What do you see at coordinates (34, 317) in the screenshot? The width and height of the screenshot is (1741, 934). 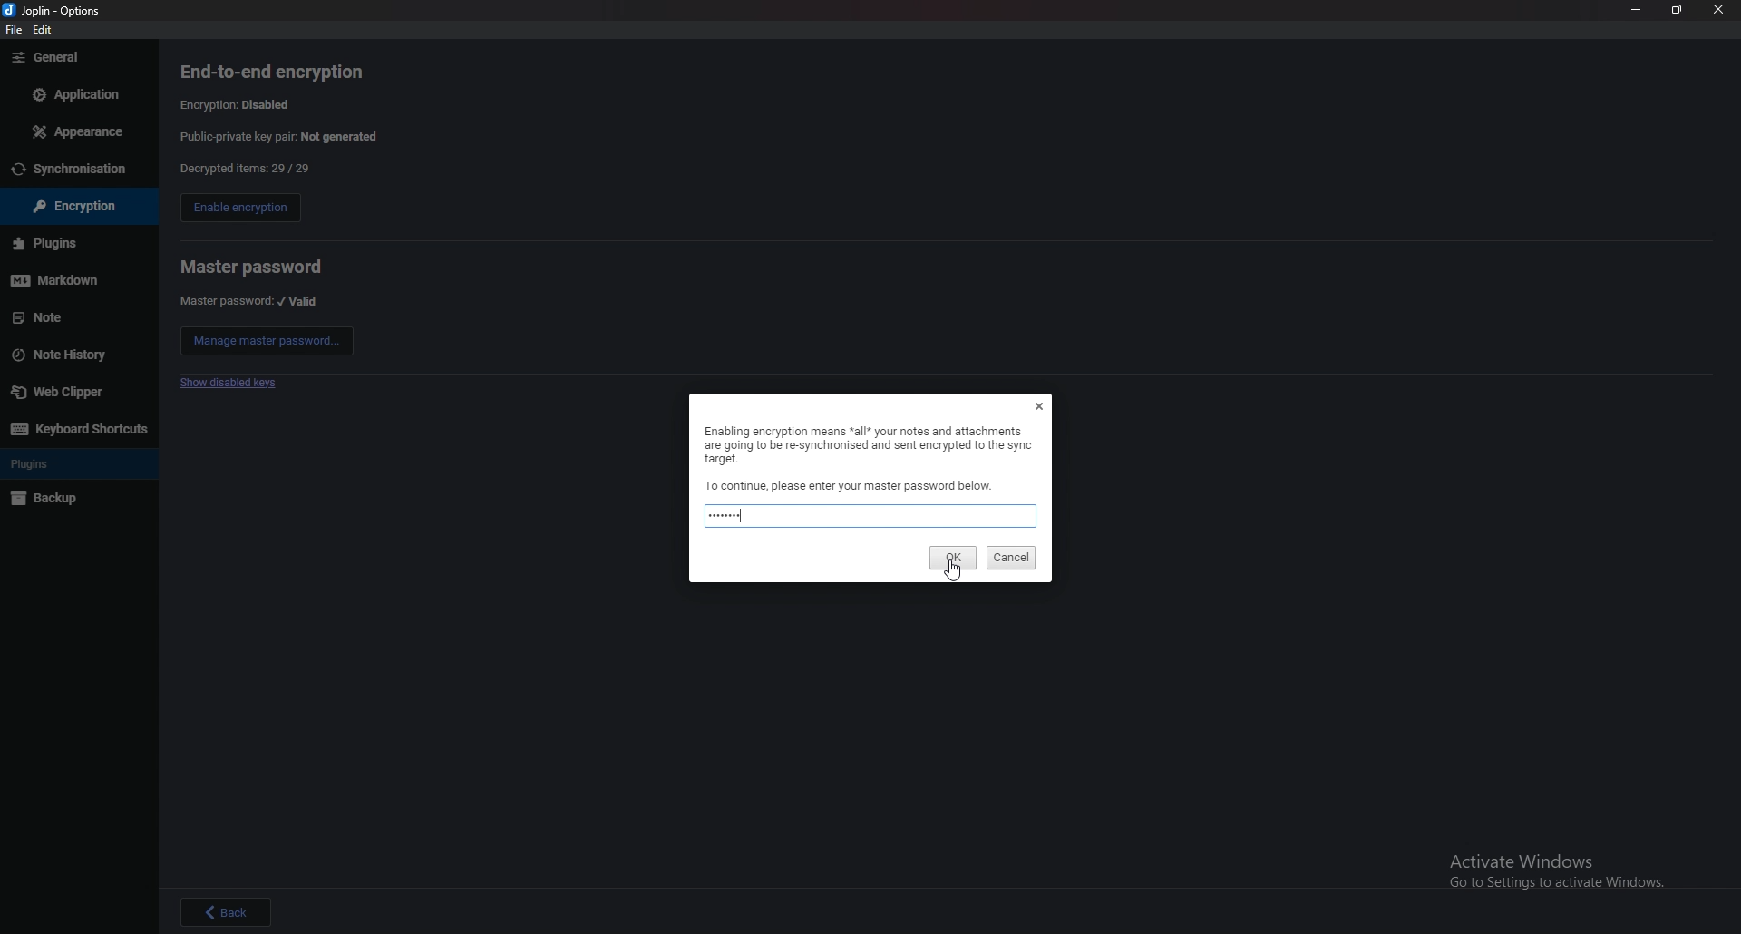 I see `` at bounding box center [34, 317].